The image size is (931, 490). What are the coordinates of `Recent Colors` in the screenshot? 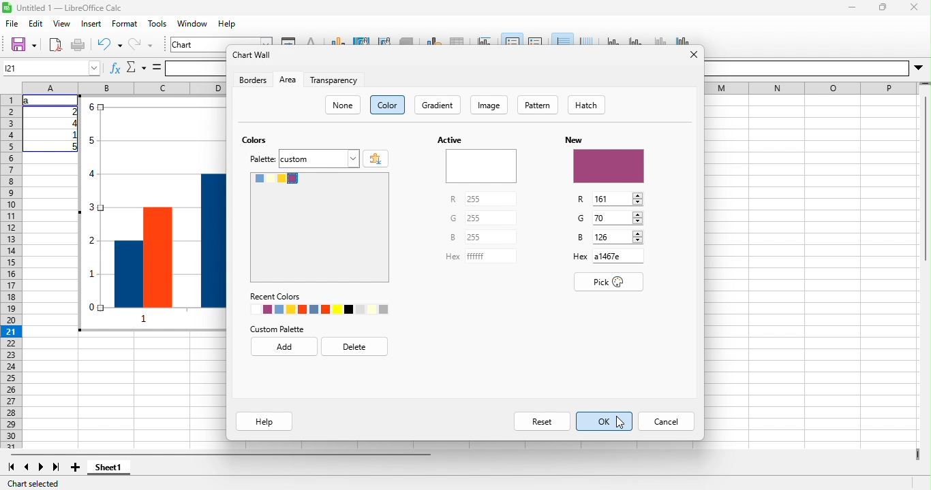 It's located at (275, 297).